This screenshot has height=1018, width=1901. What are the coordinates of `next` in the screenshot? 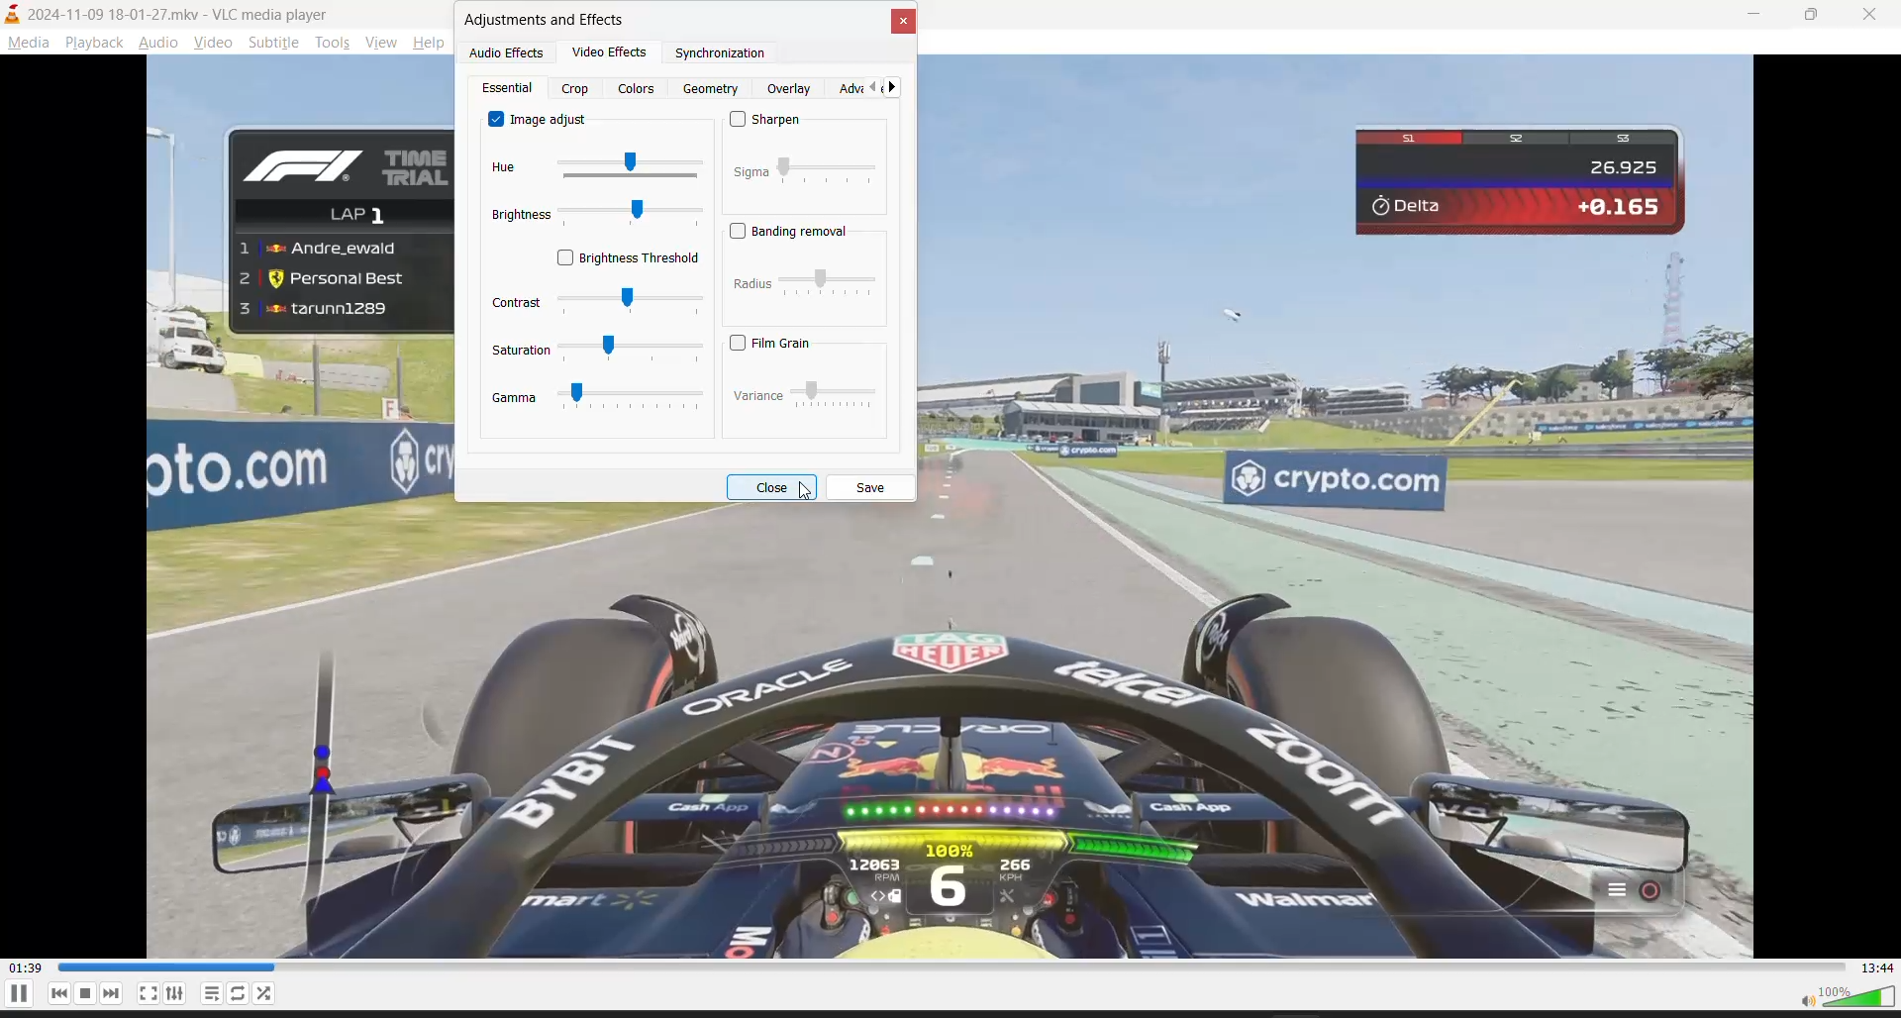 It's located at (898, 86).